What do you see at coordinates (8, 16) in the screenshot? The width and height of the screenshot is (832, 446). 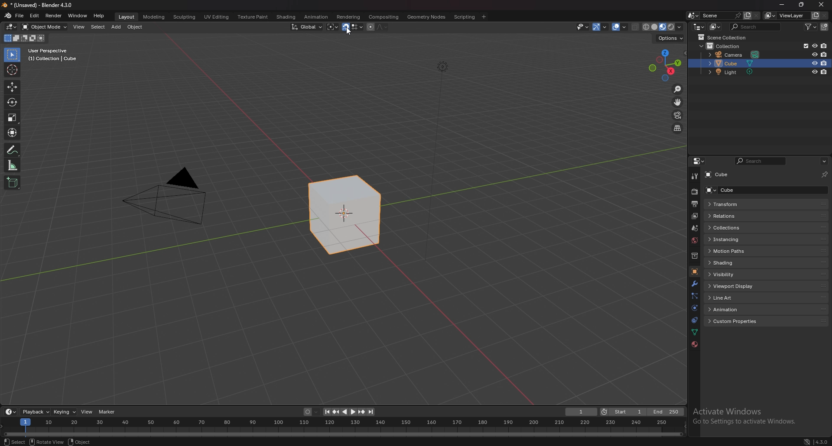 I see `blender` at bounding box center [8, 16].